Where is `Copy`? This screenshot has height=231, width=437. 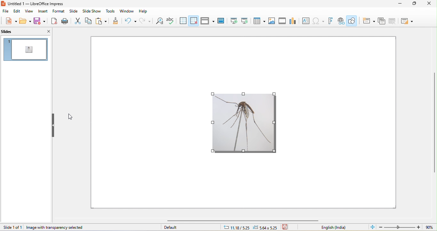 Copy is located at coordinates (88, 21).